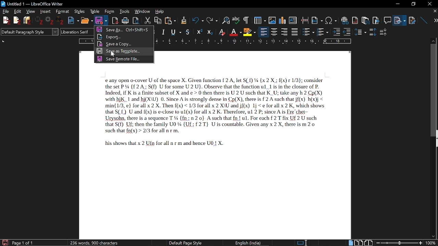 The width and height of the screenshot is (438, 246). I want to click on outline format options, so click(349, 32).